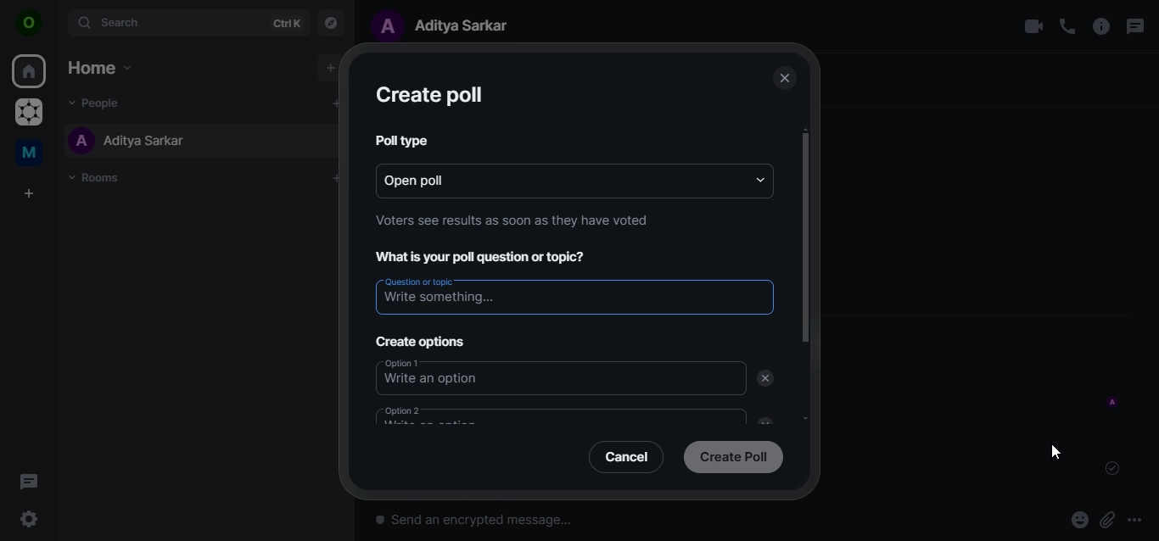 Image resolution: width=1159 pixels, height=541 pixels. I want to click on cursor, so click(1057, 452).